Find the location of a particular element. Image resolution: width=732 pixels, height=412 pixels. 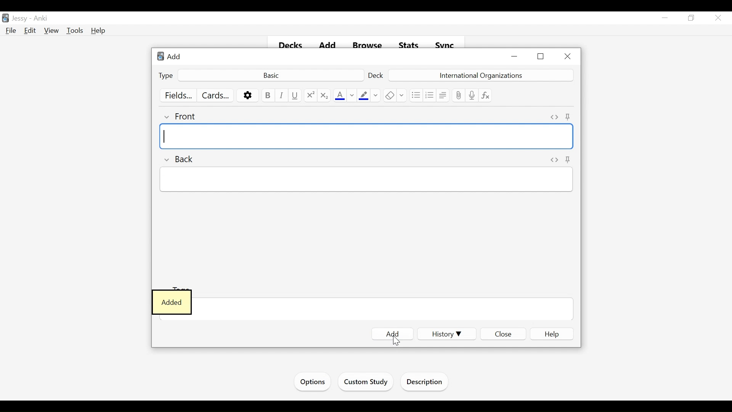

Anki Desktop icon is located at coordinates (5, 19).